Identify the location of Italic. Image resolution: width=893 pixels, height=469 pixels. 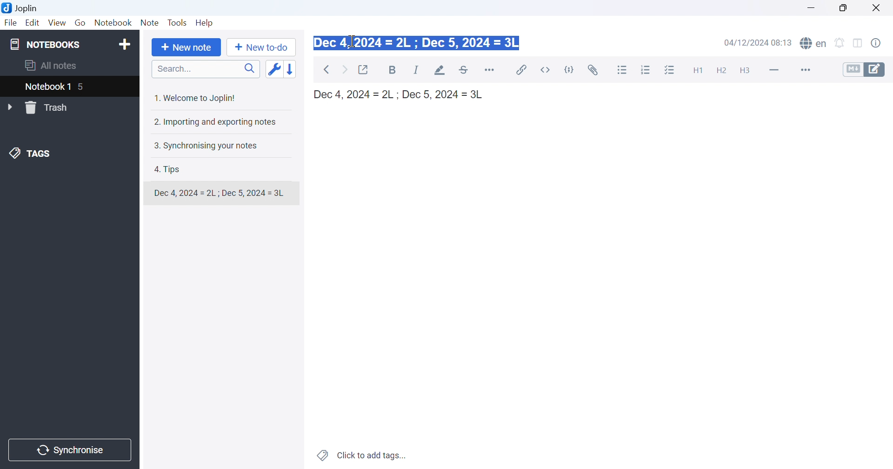
(417, 70).